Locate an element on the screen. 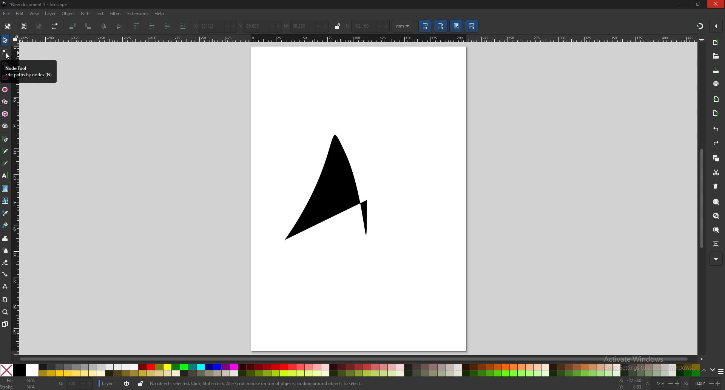 Image resolution: width=725 pixels, height=390 pixels. new is located at coordinates (715, 42).